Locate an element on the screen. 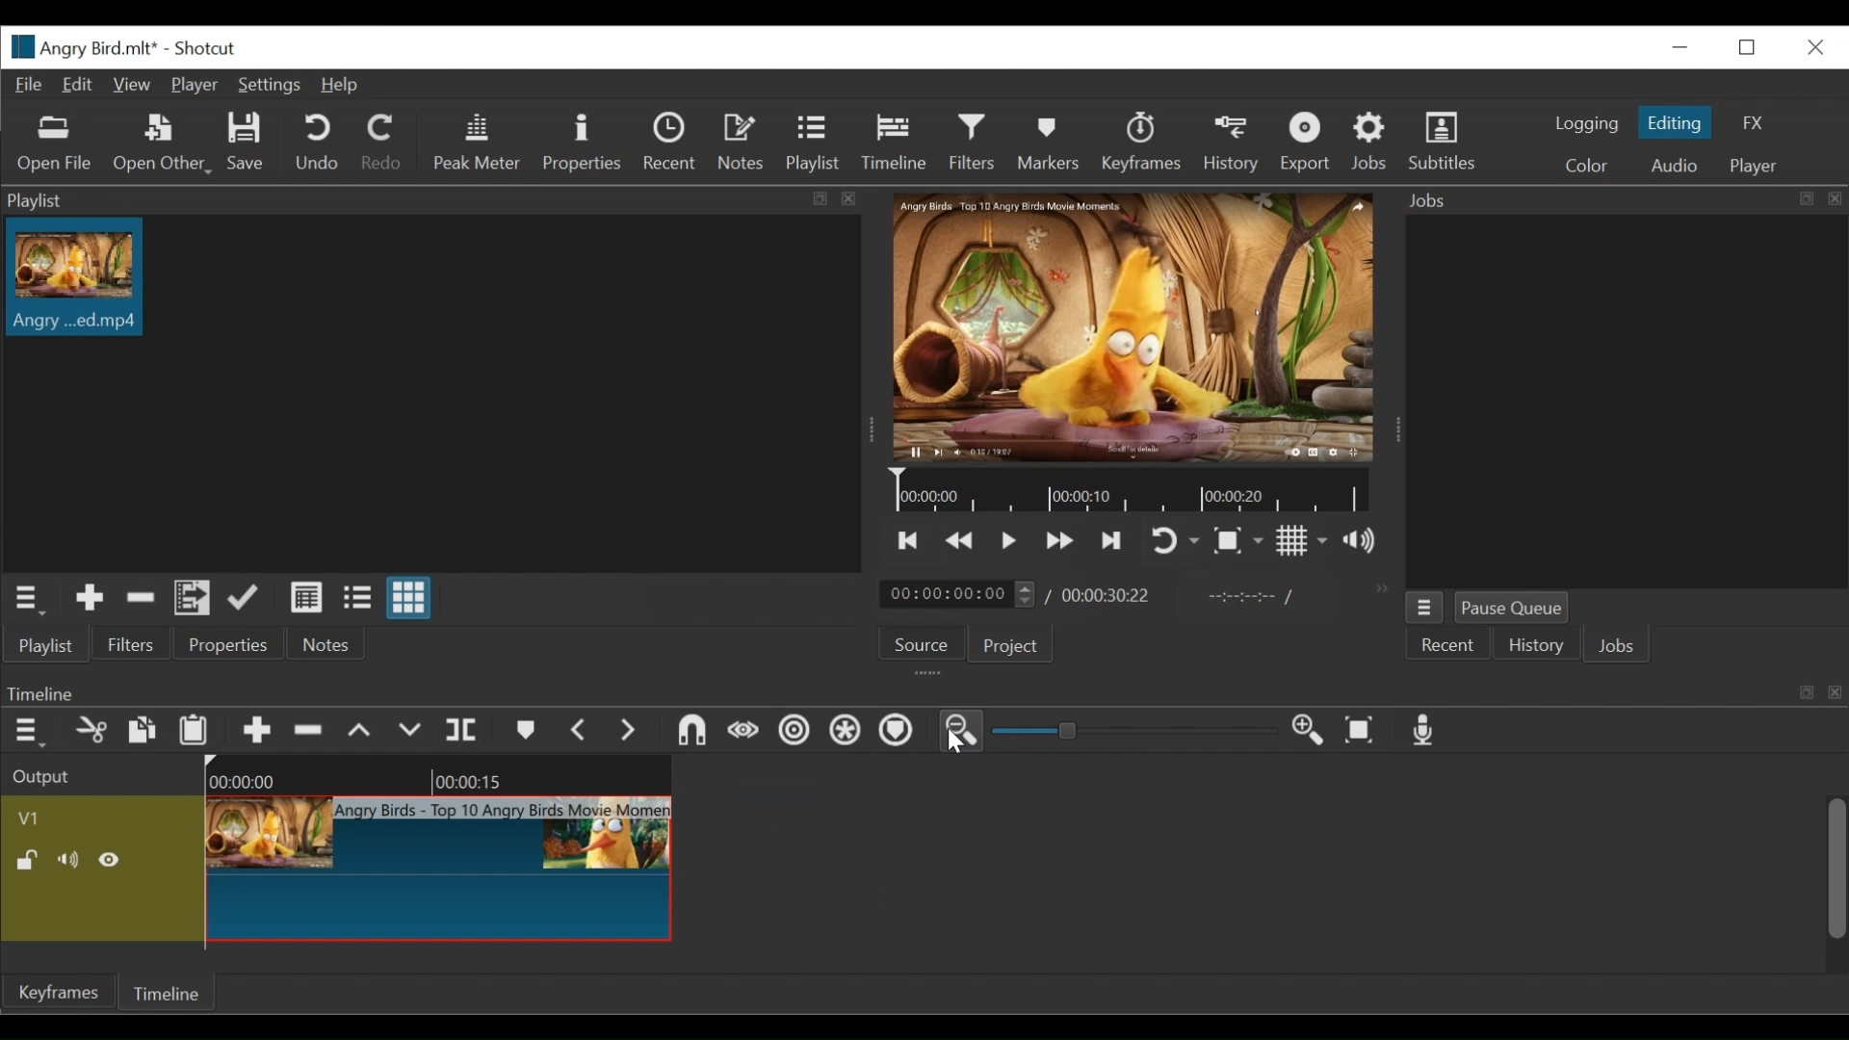 The height and width of the screenshot is (1040, 1849). In point is located at coordinates (1240, 598).